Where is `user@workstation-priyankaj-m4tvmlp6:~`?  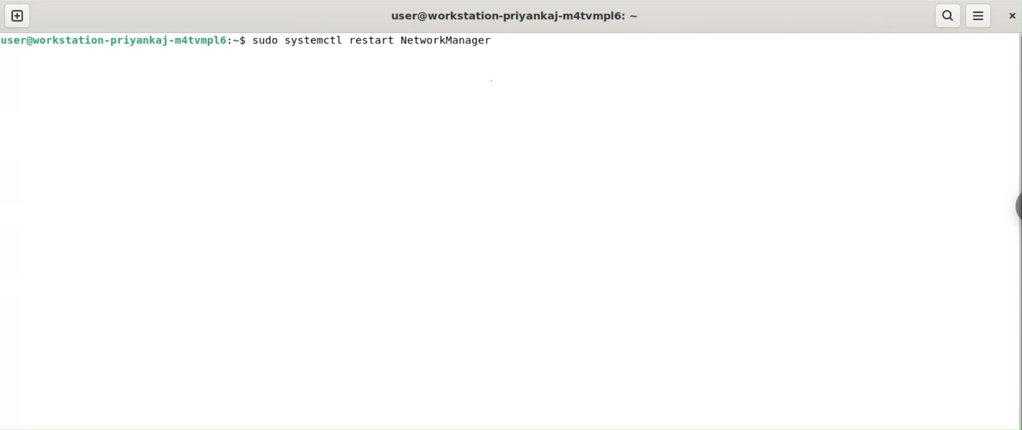
user@workstation-priyankaj-m4tvmlp6:~ is located at coordinates (520, 15).